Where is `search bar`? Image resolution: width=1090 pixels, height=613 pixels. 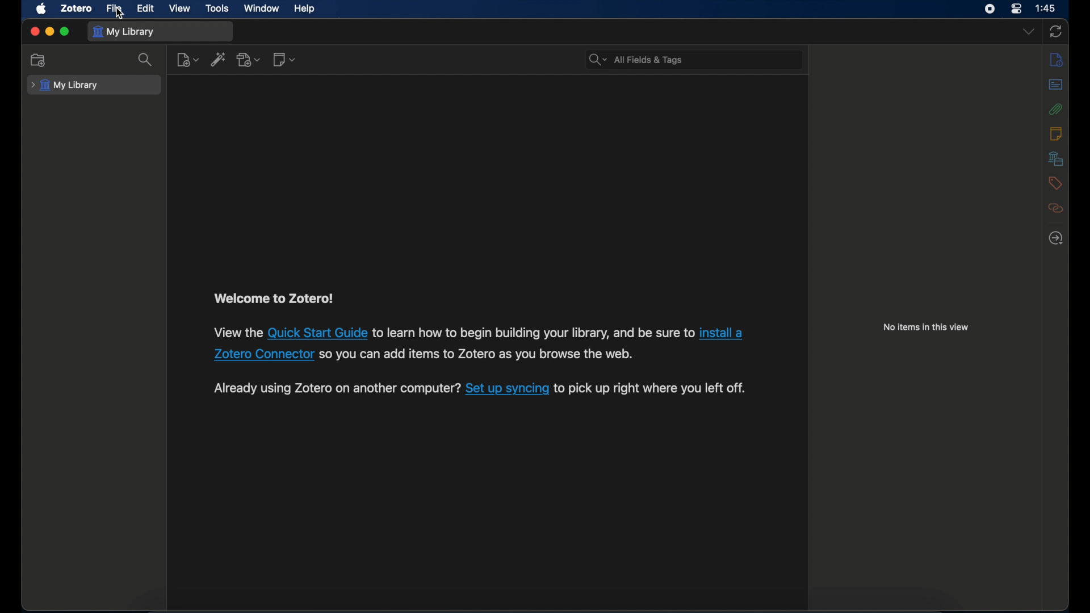
search bar is located at coordinates (636, 60).